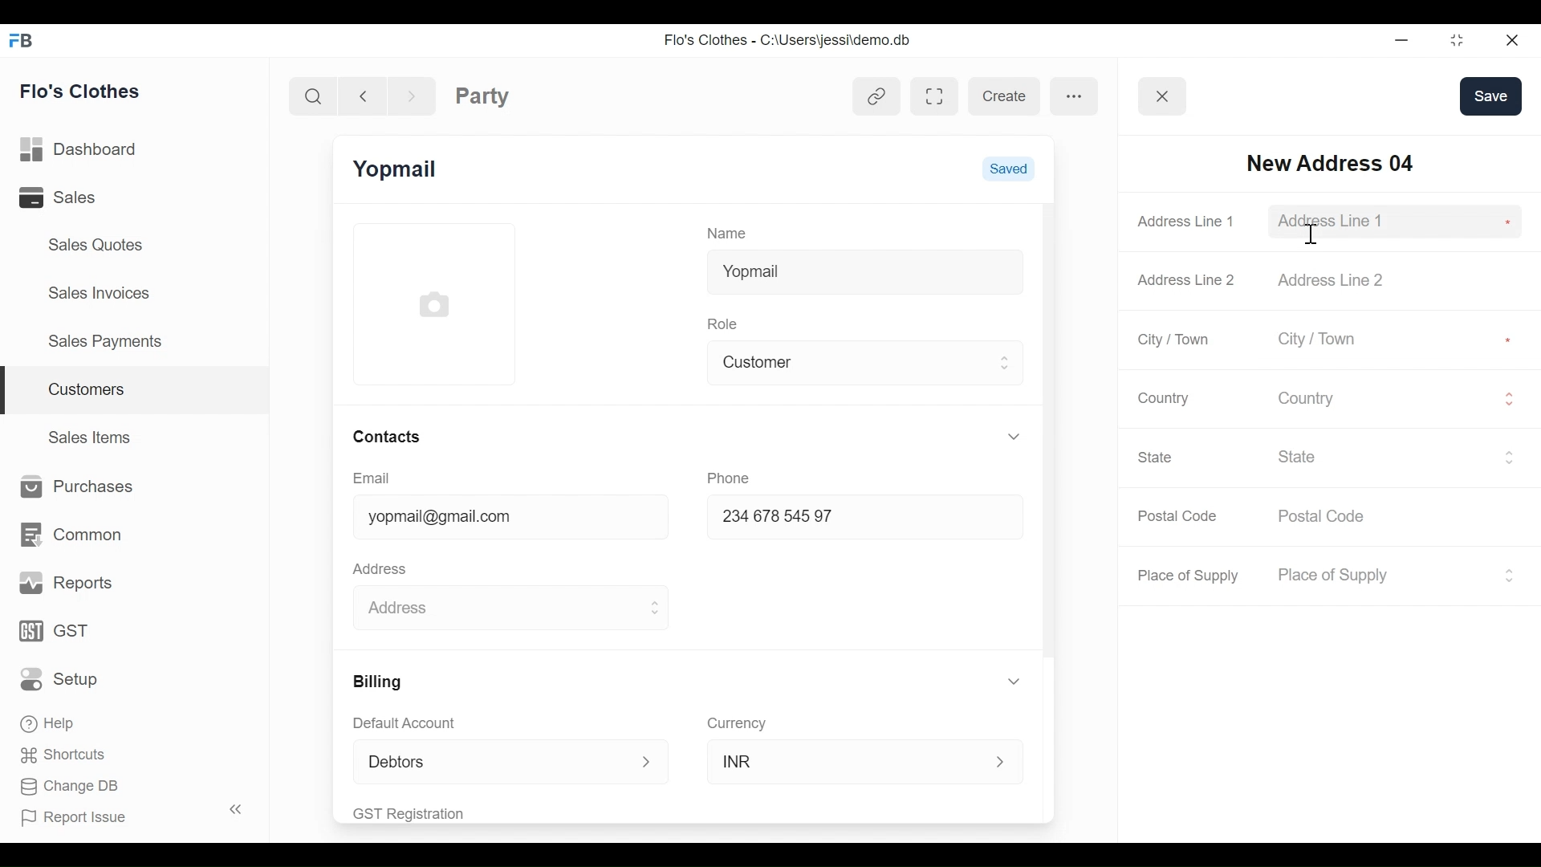 The height and width of the screenshot is (867, 1541). What do you see at coordinates (497, 519) in the screenshot?
I see `yopmail@gmail.com` at bounding box center [497, 519].